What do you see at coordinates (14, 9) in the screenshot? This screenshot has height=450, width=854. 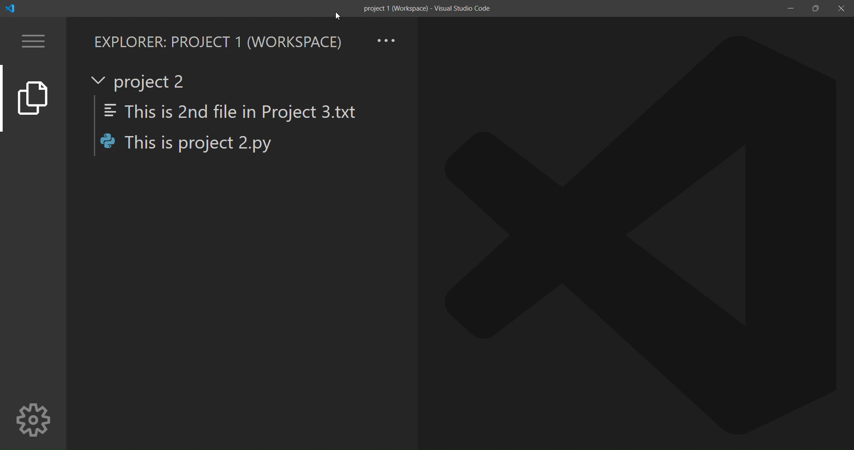 I see `logo` at bounding box center [14, 9].